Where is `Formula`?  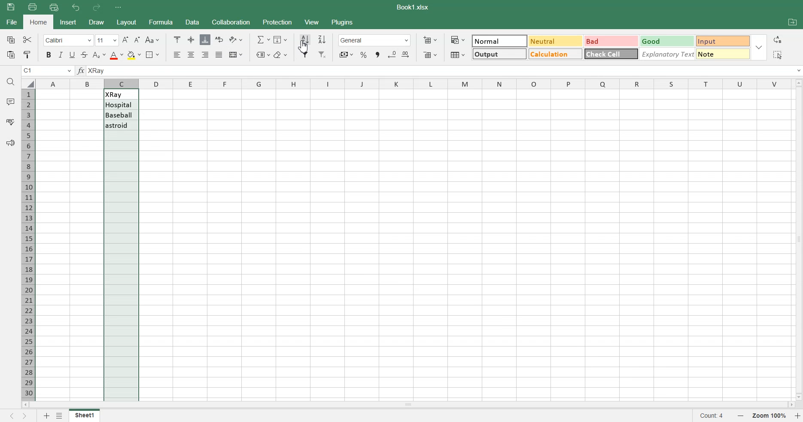 Formula is located at coordinates (160, 21).